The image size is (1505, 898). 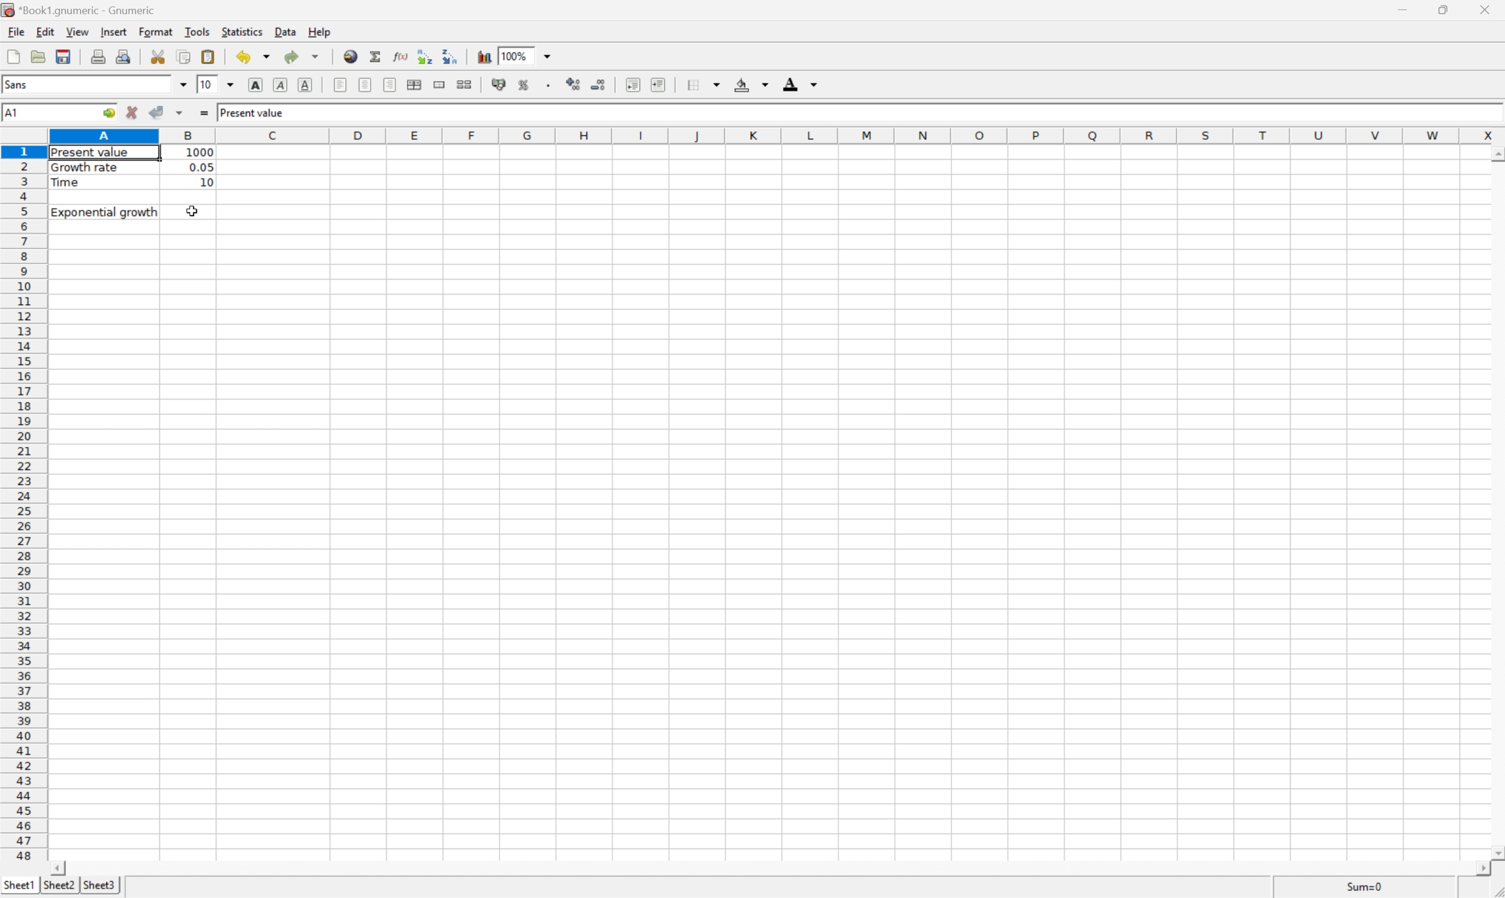 I want to click on Present value, so click(x=254, y=113).